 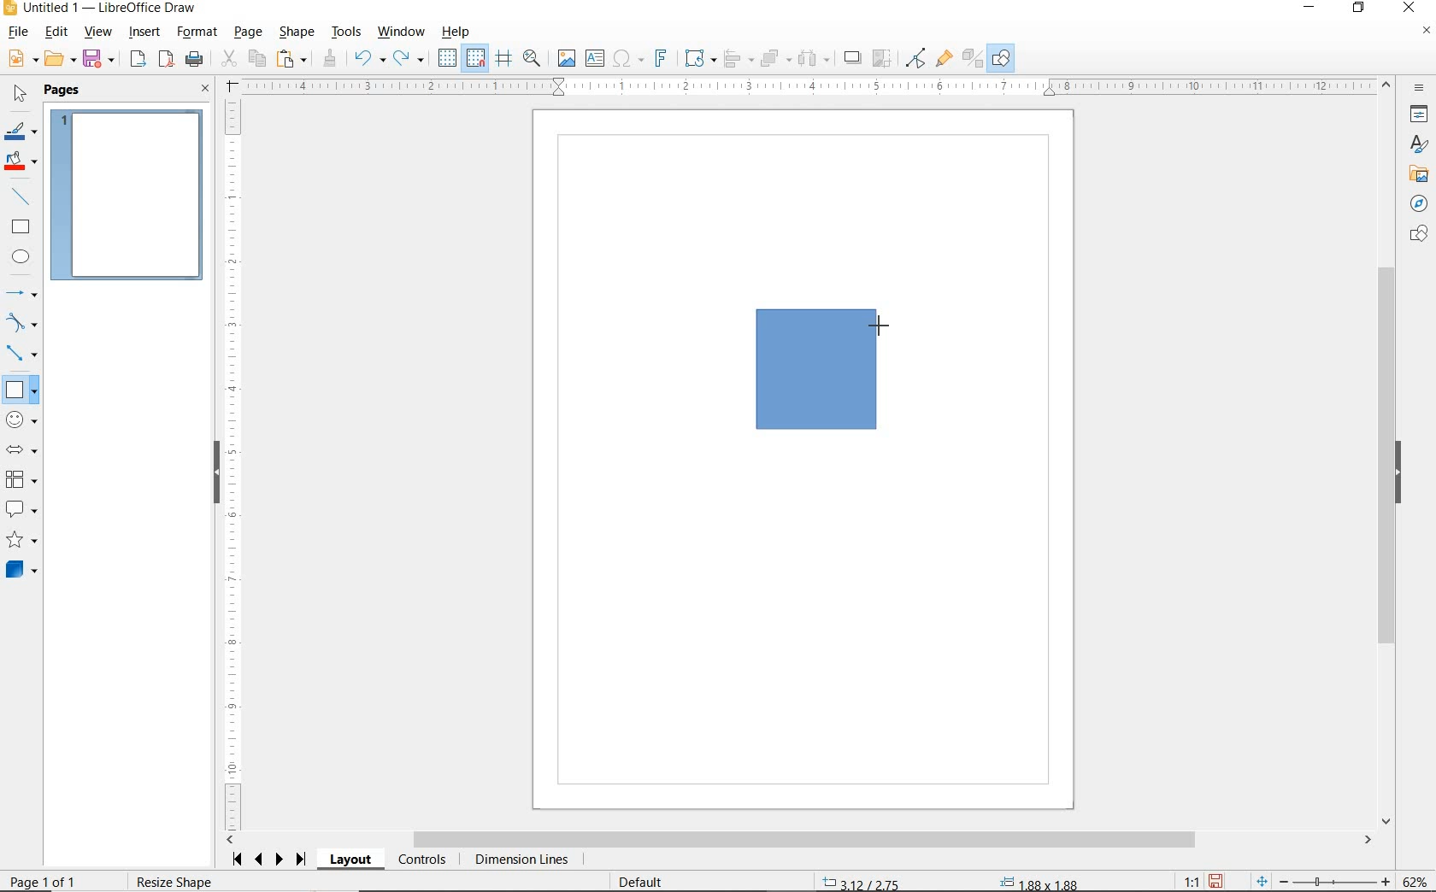 What do you see at coordinates (1415, 144) in the screenshot?
I see `STYLES` at bounding box center [1415, 144].